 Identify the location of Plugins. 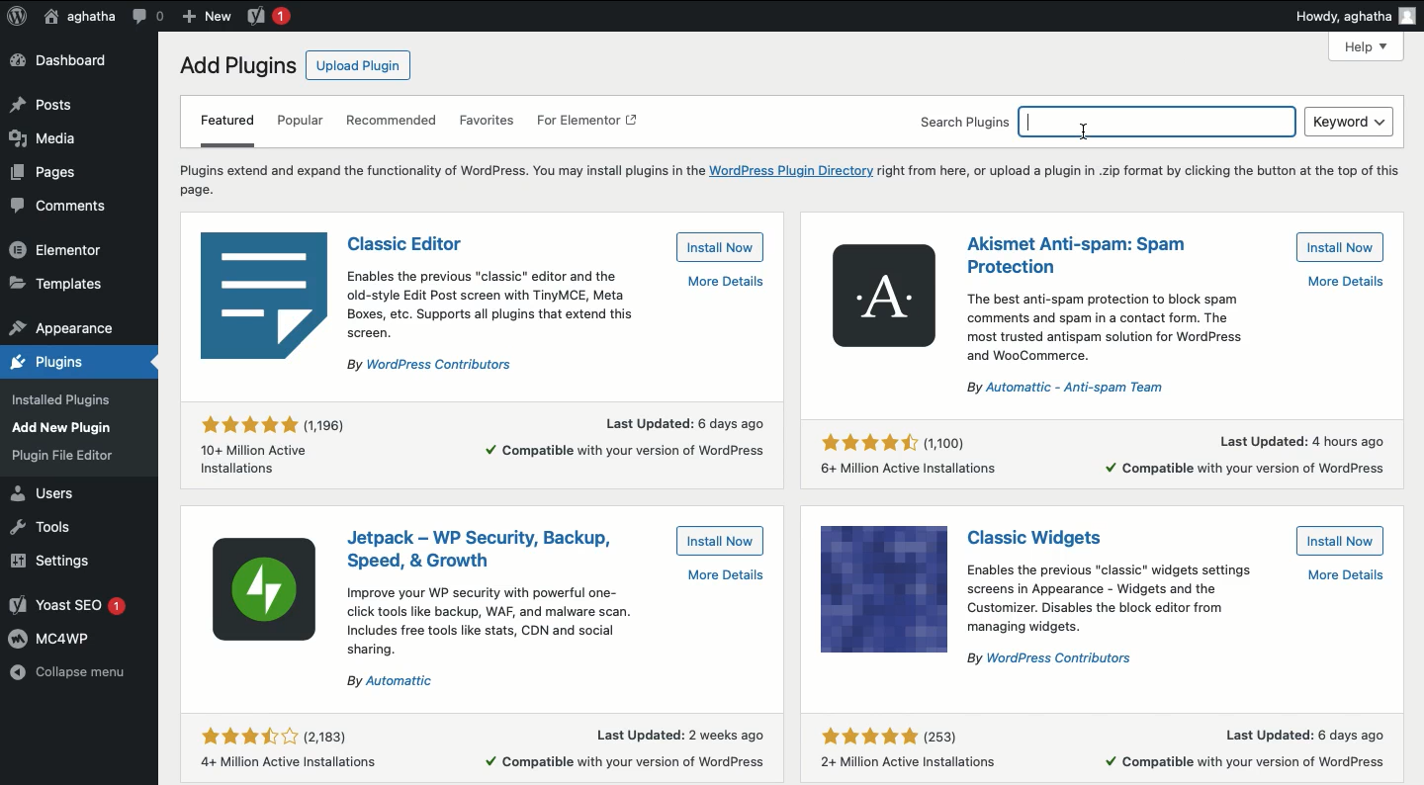
(58, 458).